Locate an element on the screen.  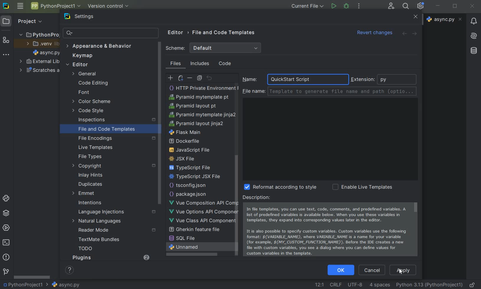
setup script is located at coordinates (188, 149).